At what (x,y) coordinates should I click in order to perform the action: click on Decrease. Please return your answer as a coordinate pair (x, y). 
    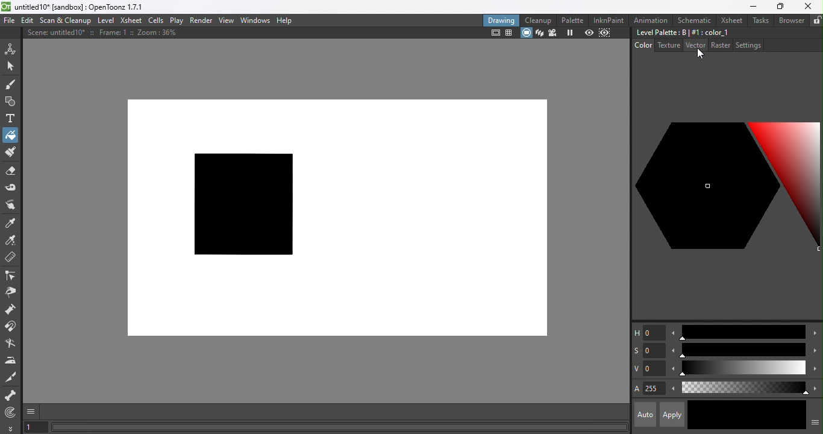
    Looking at the image, I should click on (672, 390).